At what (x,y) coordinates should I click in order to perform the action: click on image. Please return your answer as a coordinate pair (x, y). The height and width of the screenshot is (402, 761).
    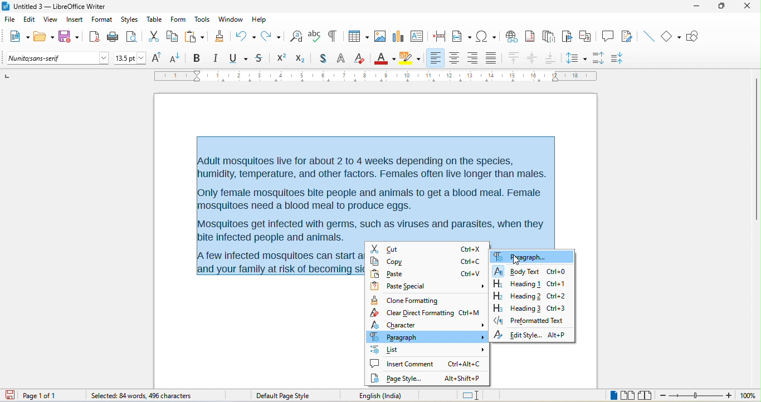
    Looking at the image, I should click on (379, 36).